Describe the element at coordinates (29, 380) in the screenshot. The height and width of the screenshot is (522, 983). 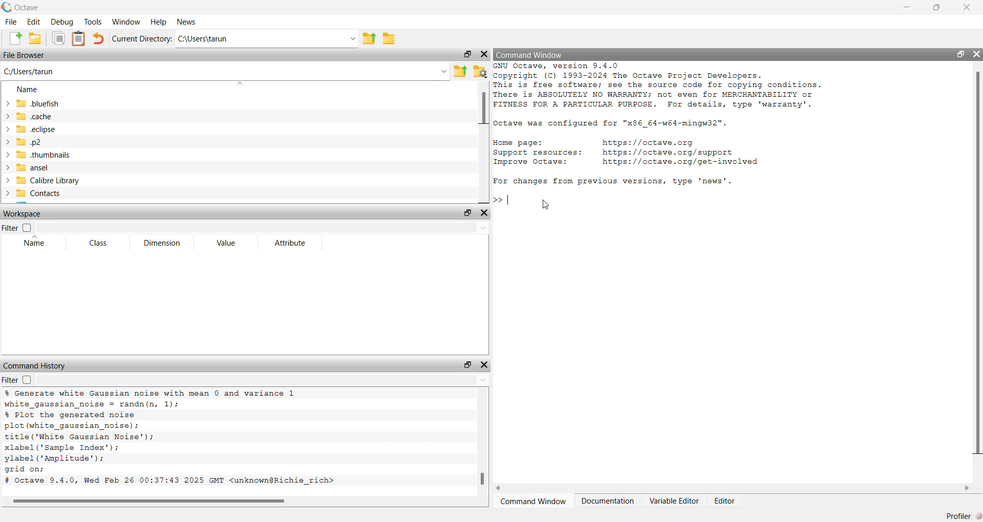
I see `checkbox` at that location.